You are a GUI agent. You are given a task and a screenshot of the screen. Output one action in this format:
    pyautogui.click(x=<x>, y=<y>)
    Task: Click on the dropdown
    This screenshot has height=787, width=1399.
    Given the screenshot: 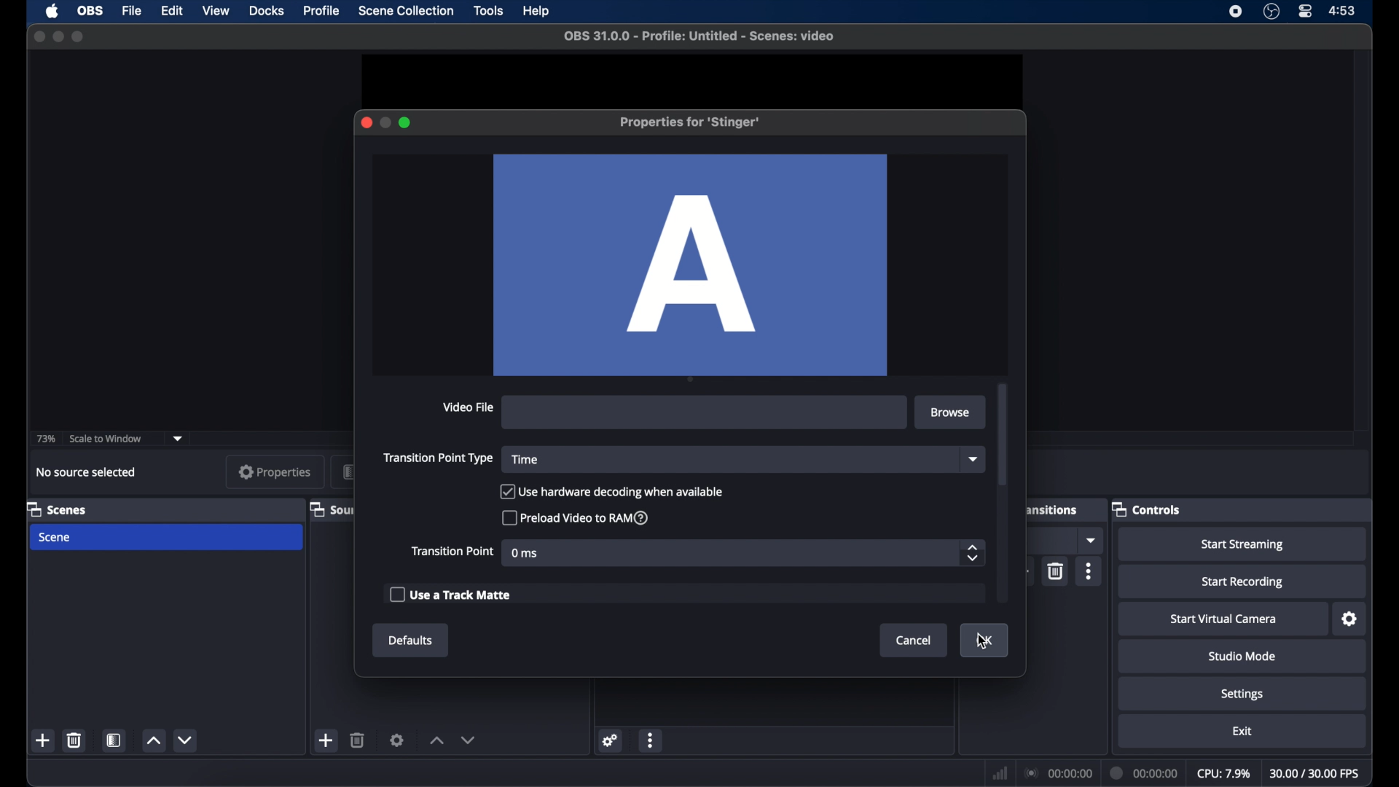 What is the action you would take?
    pyautogui.click(x=178, y=438)
    